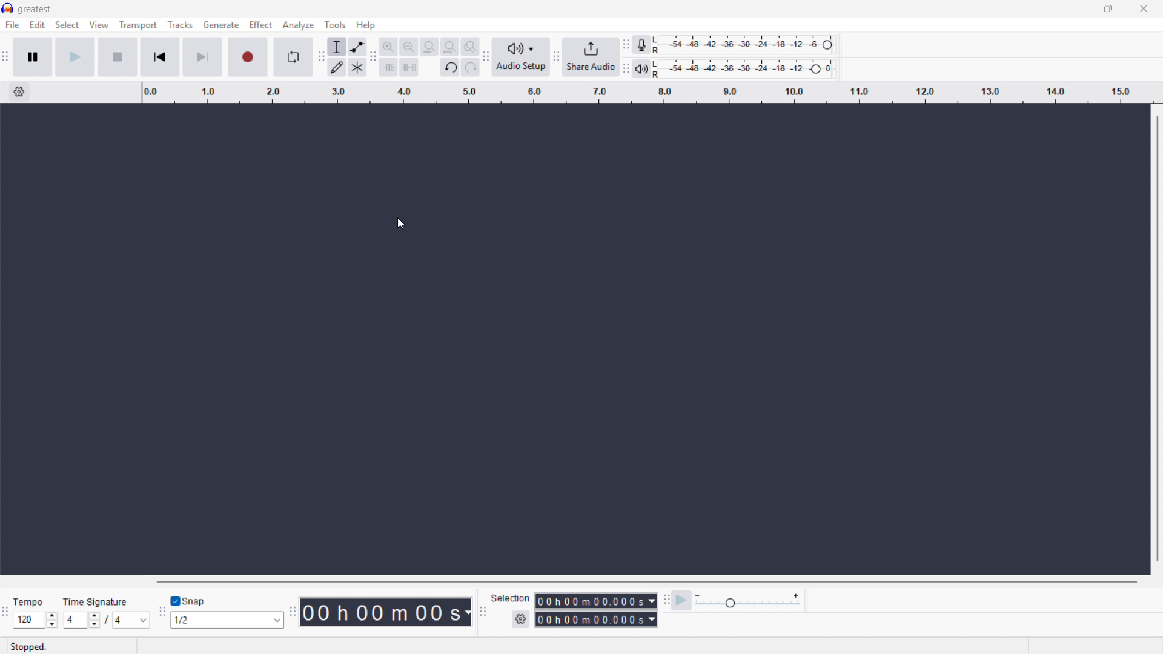 The image size is (1163, 654). Describe the element at coordinates (1158, 339) in the screenshot. I see `Vertical scroll bar ` at that location.